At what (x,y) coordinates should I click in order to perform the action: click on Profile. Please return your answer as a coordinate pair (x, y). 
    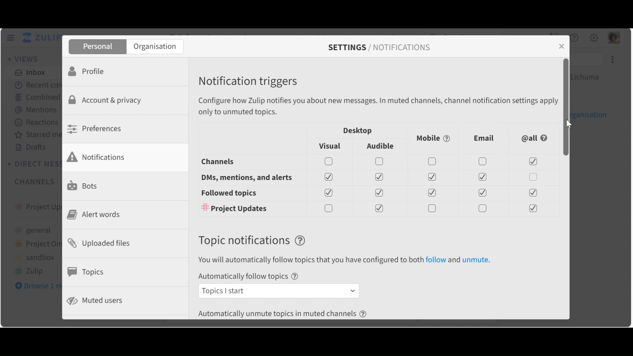
    Looking at the image, I should click on (89, 71).